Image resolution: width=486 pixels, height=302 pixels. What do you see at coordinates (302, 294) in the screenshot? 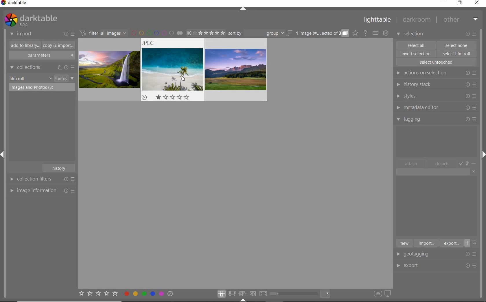
I see `toggle view` at bounding box center [302, 294].